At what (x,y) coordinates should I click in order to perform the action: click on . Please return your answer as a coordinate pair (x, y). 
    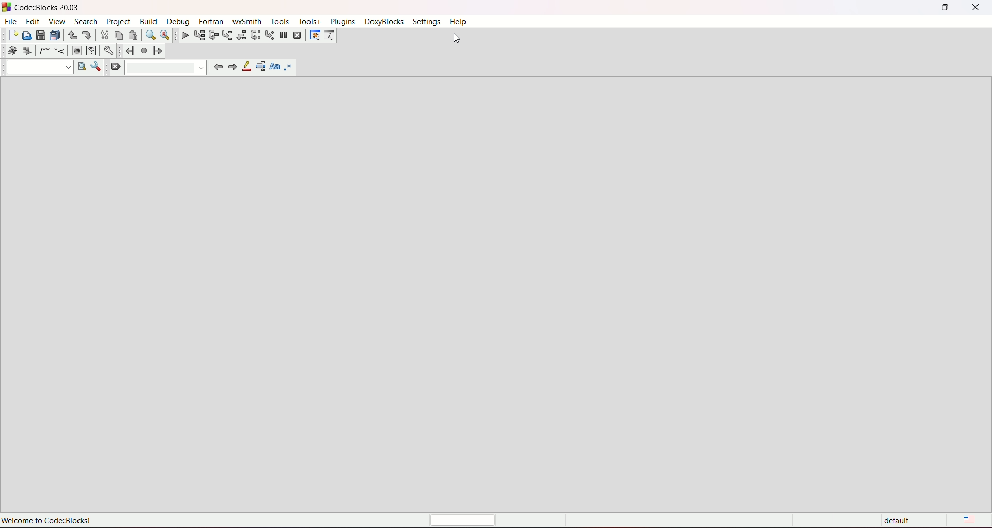
    Looking at the image, I should click on (75, 50).